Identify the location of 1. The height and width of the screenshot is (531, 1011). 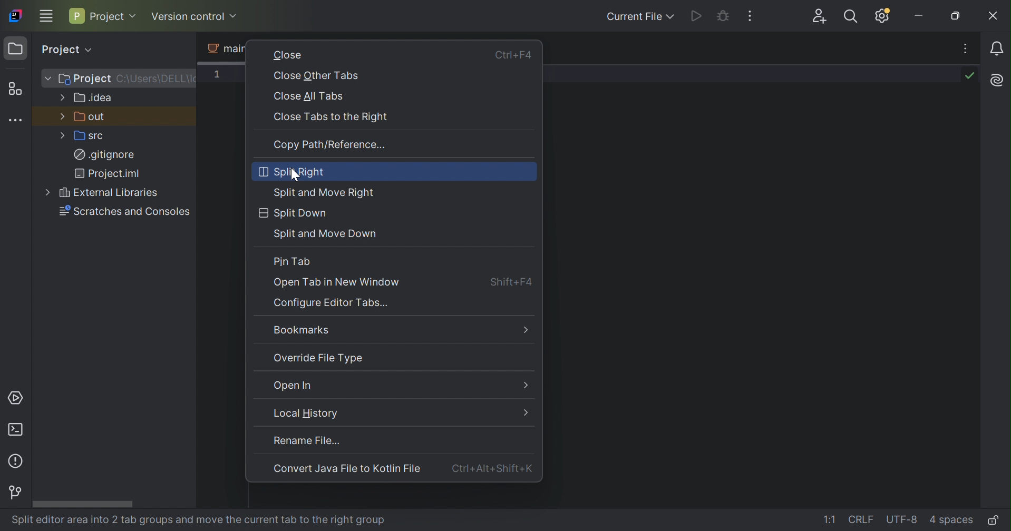
(222, 76).